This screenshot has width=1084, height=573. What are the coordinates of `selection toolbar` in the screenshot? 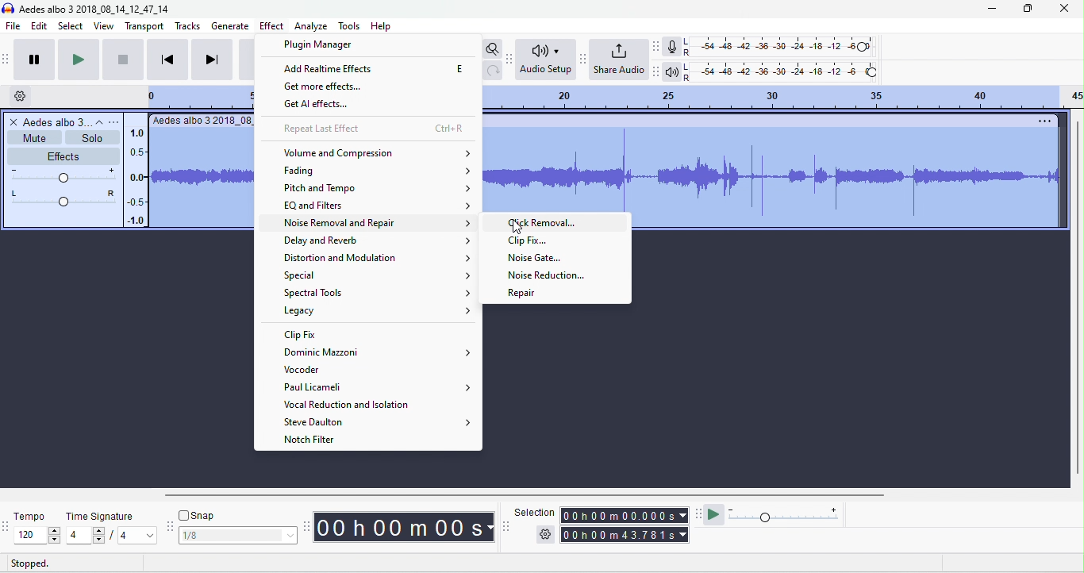 It's located at (508, 528).